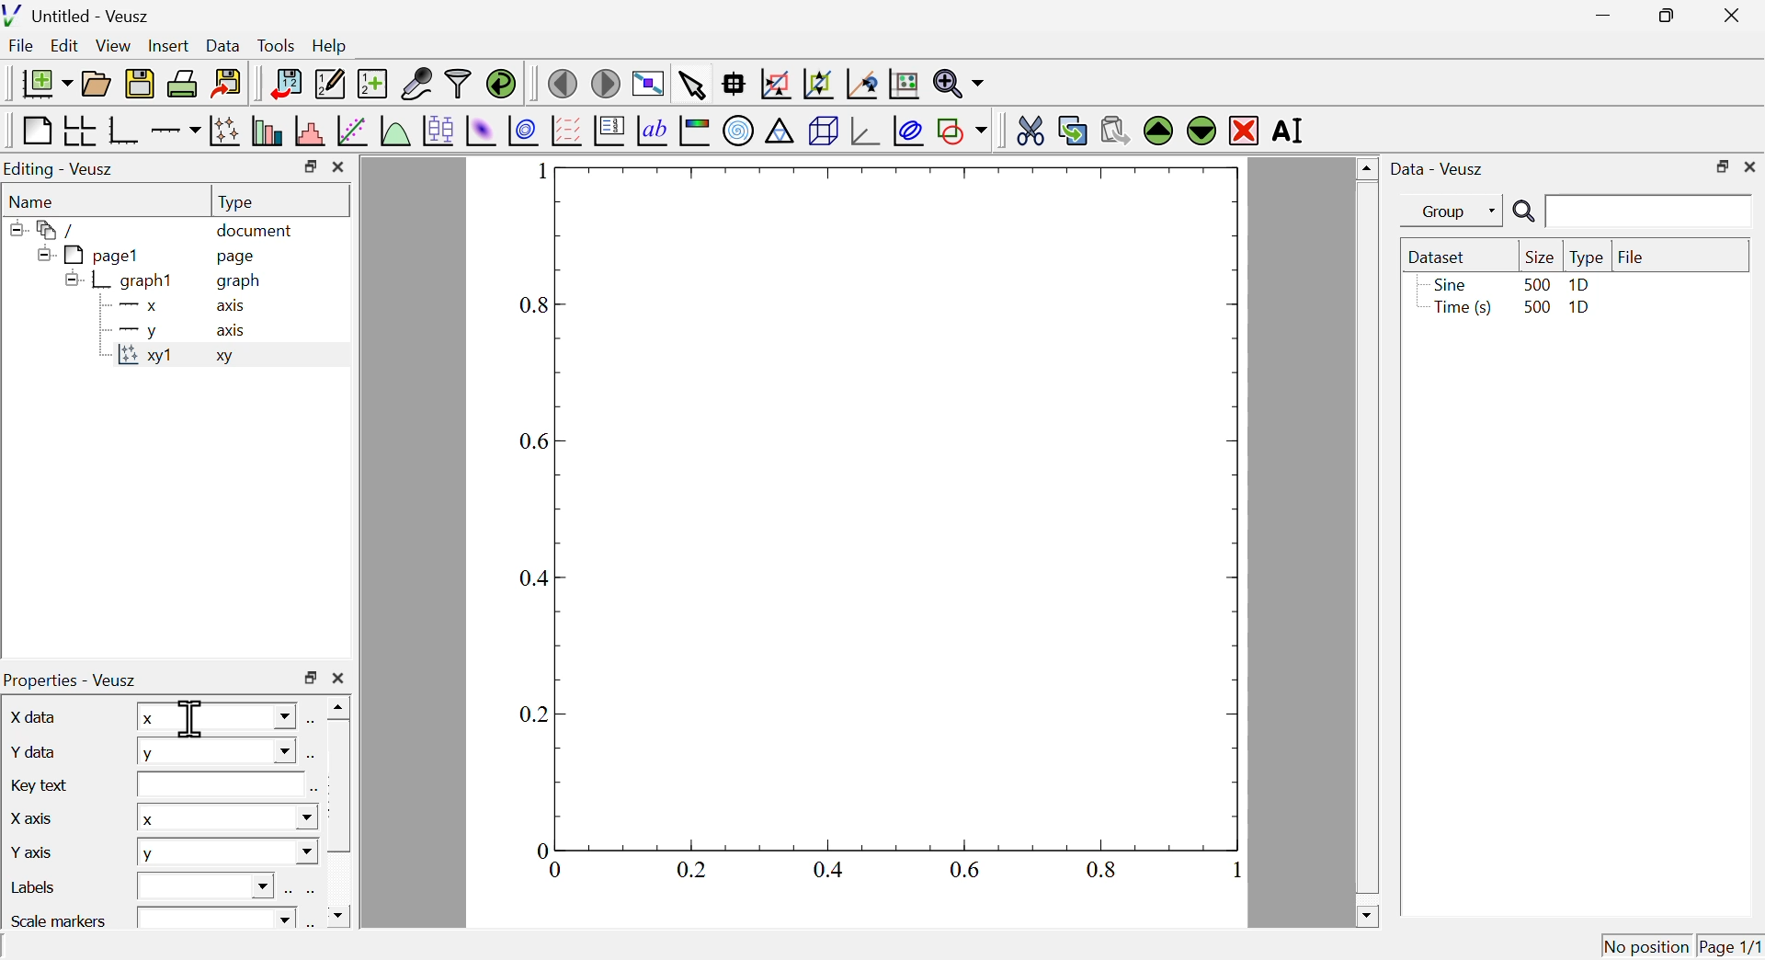  I want to click on y, so click(227, 853).